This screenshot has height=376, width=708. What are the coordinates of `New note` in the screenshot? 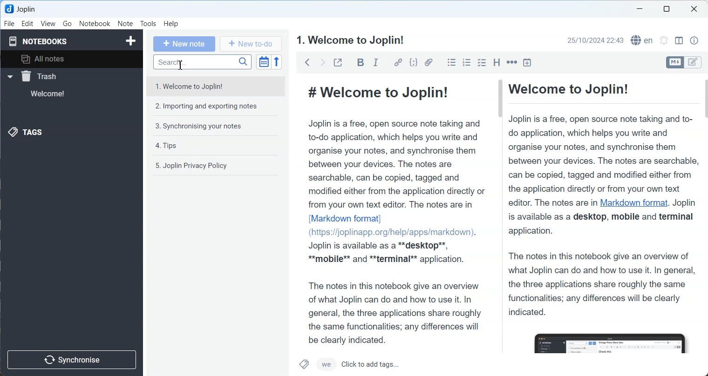 It's located at (184, 44).